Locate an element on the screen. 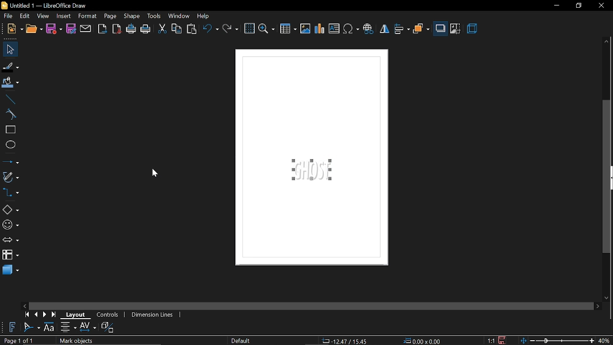  zoom scale is located at coordinates (557, 341).